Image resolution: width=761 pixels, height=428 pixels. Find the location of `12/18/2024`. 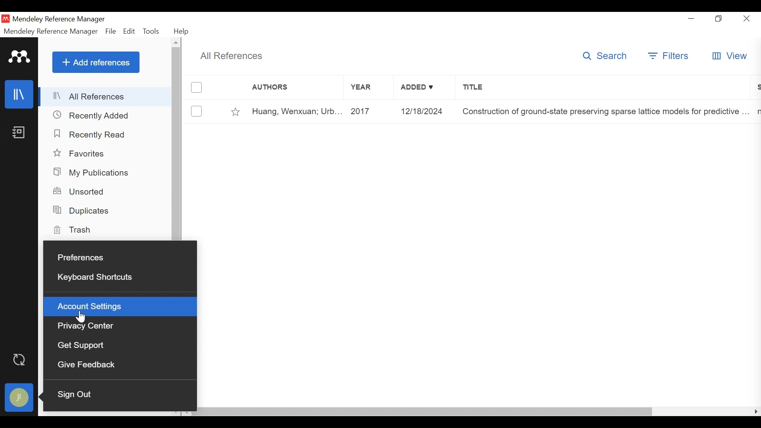

12/18/2024 is located at coordinates (425, 112).